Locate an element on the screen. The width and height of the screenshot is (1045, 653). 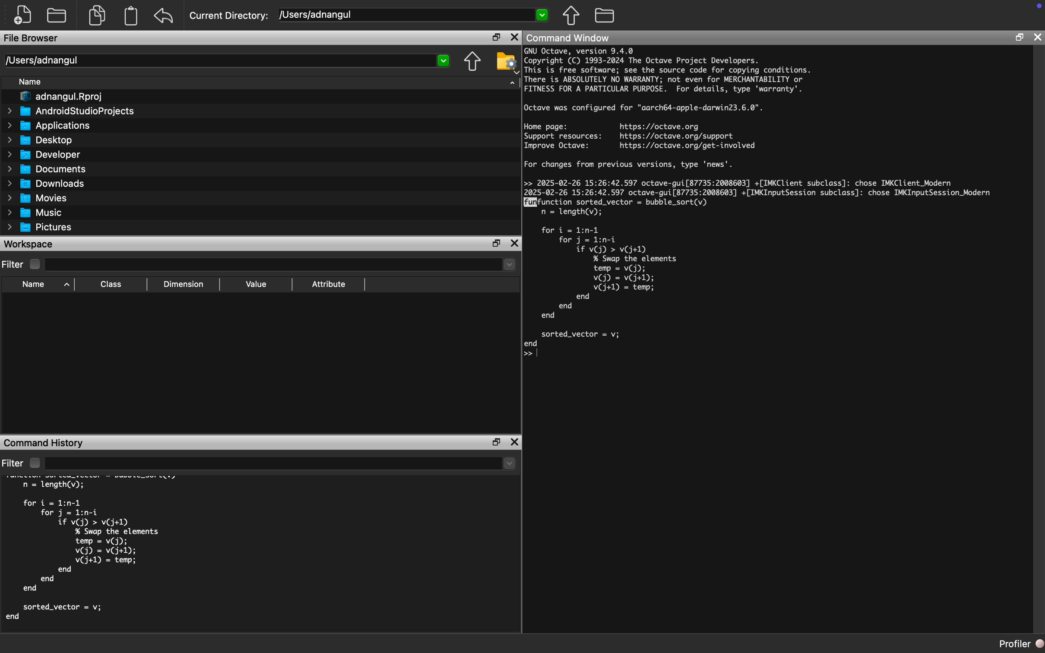
Close is located at coordinates (514, 244).